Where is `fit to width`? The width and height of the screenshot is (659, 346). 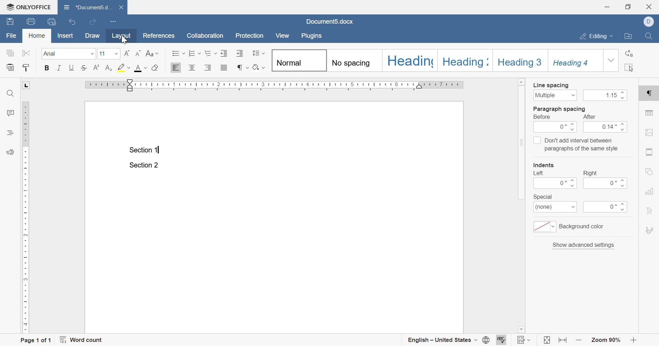
fit to width is located at coordinates (564, 341).